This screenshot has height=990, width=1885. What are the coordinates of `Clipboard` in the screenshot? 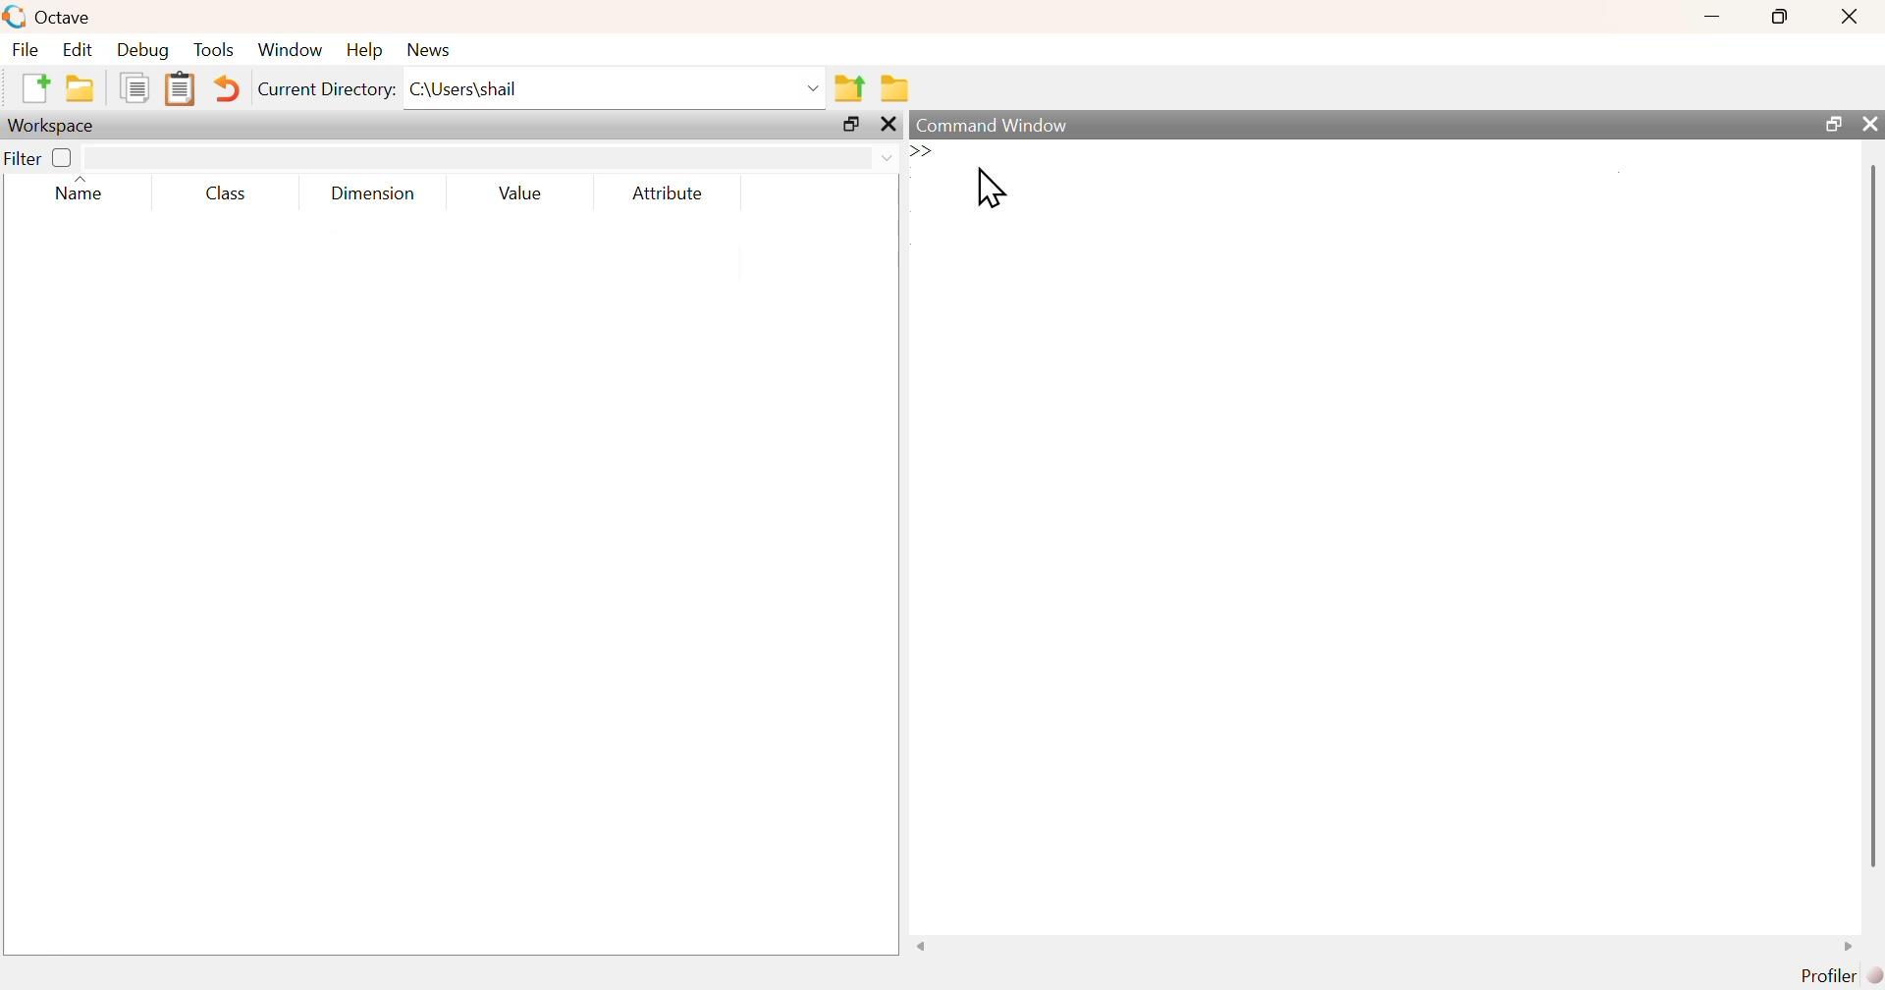 It's located at (178, 89).